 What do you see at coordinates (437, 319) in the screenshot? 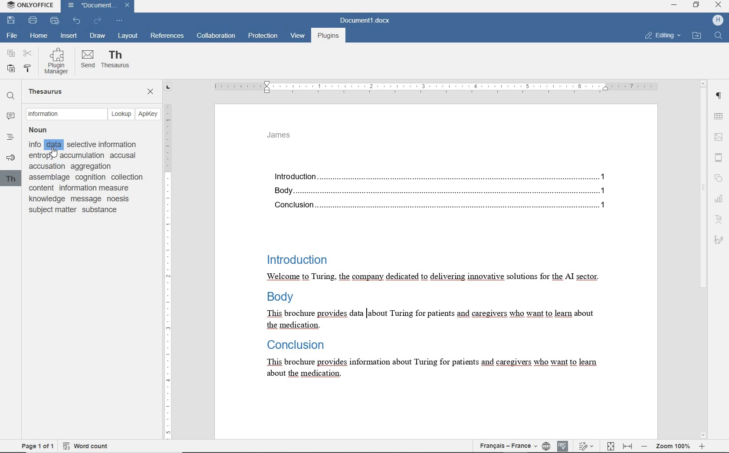
I see `This brochure provides information about Turing for patients and caregivers who want to learn
about the medication.` at bounding box center [437, 319].